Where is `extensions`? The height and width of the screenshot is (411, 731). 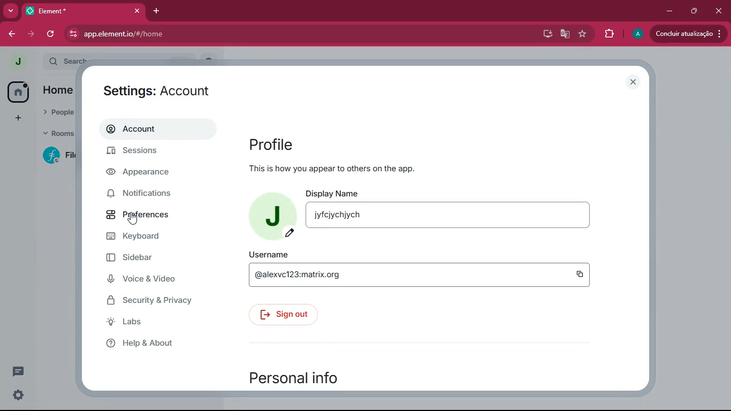
extensions is located at coordinates (607, 34).